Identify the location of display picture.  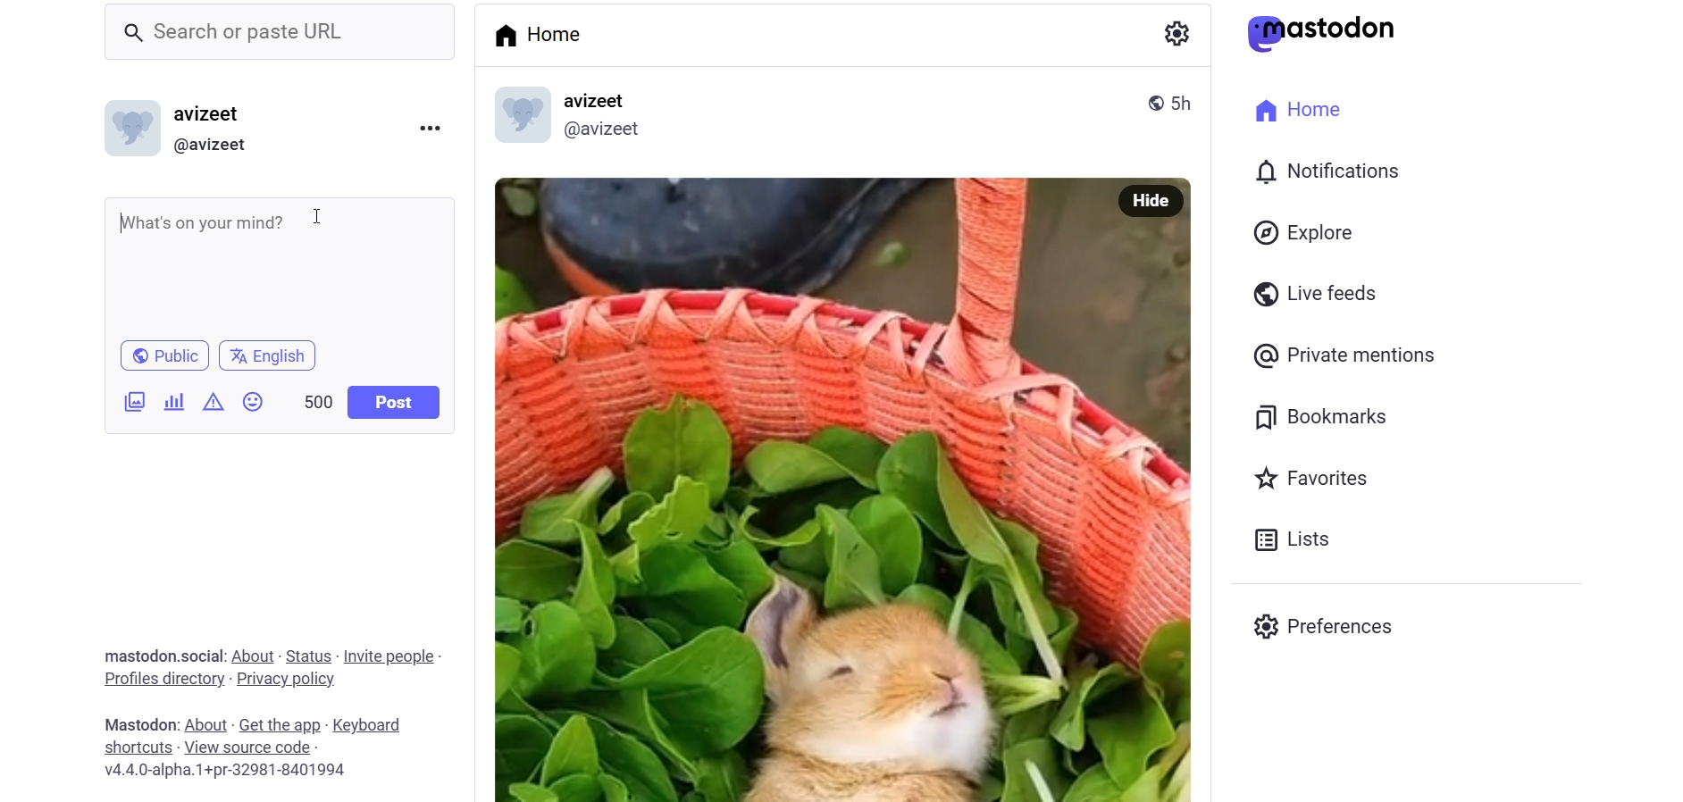
(129, 128).